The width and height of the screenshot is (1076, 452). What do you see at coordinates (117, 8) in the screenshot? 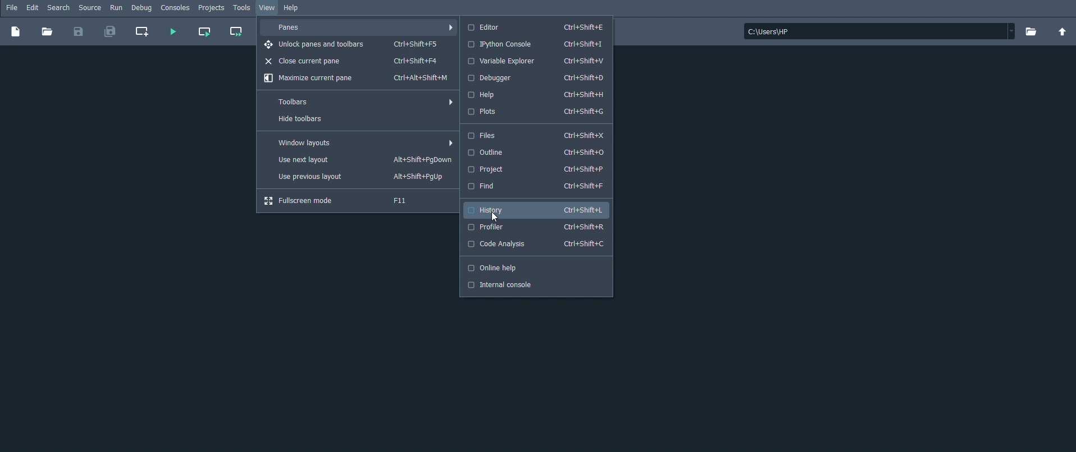
I see `Run` at bounding box center [117, 8].